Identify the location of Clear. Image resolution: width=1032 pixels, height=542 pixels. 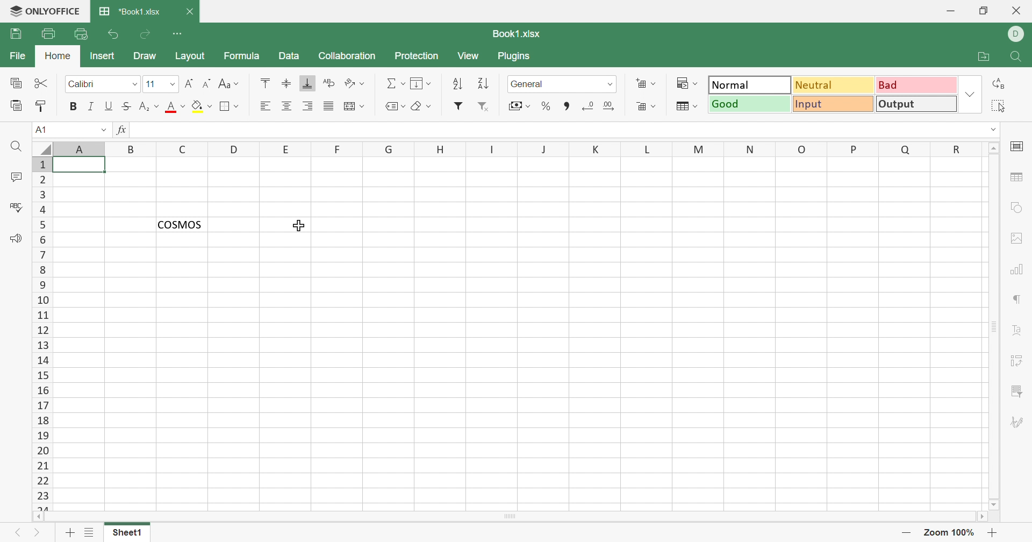
(422, 107).